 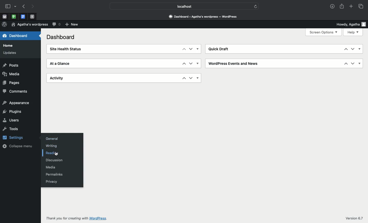 What do you see at coordinates (341, 6) in the screenshot?
I see `Share` at bounding box center [341, 6].